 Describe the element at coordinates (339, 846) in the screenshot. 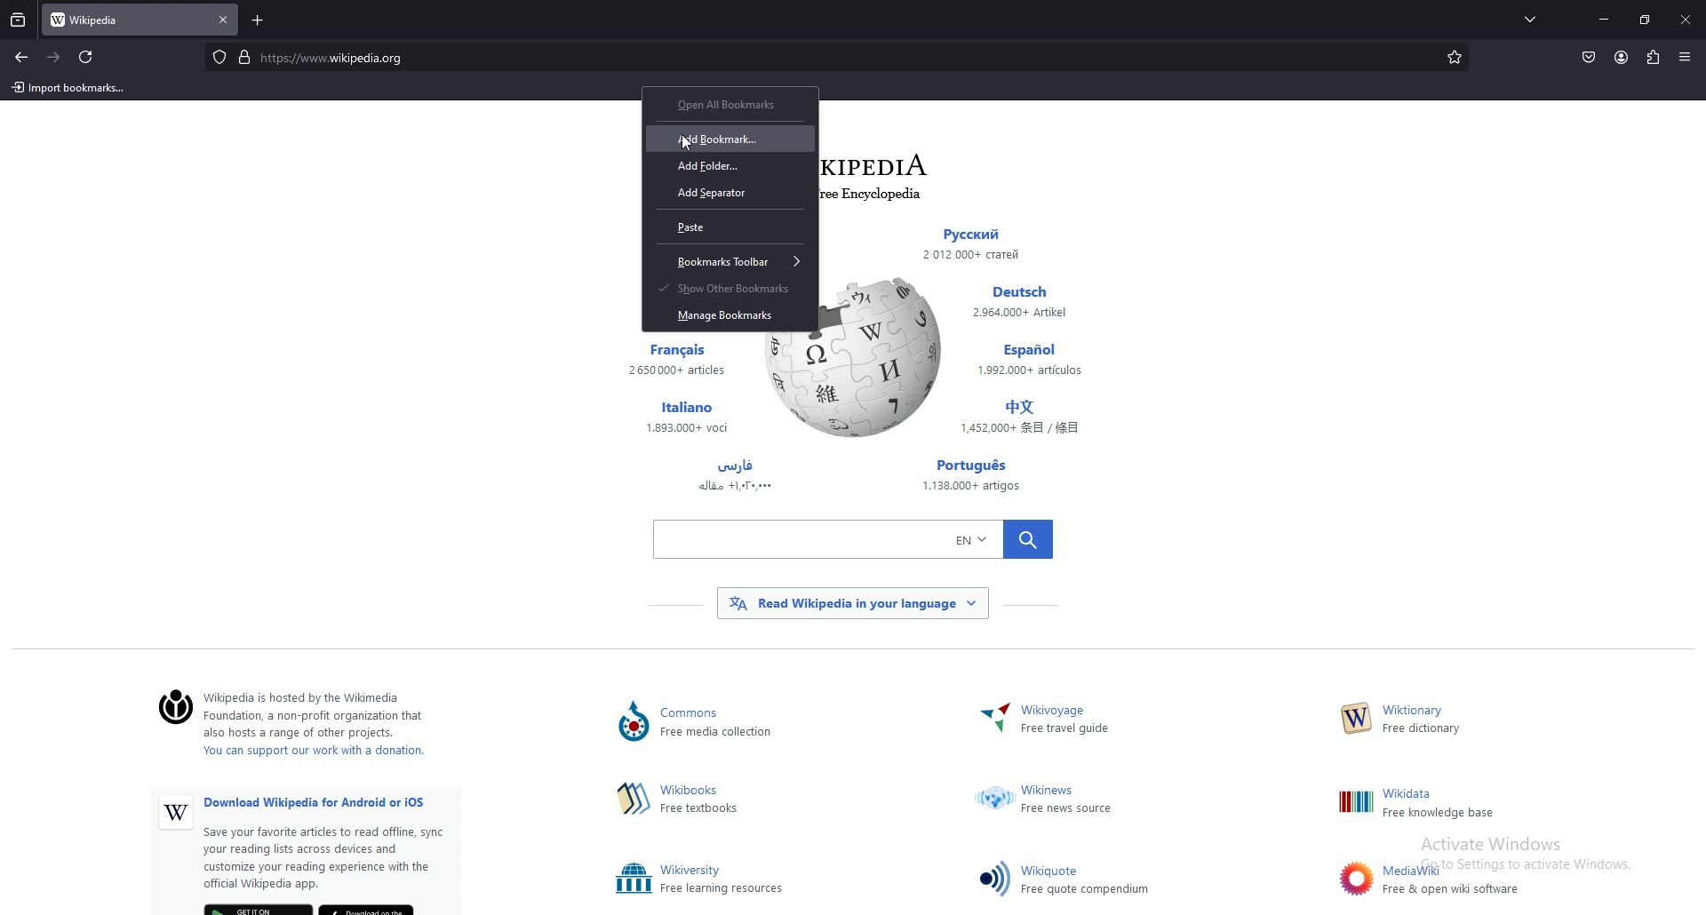

I see `` at that location.